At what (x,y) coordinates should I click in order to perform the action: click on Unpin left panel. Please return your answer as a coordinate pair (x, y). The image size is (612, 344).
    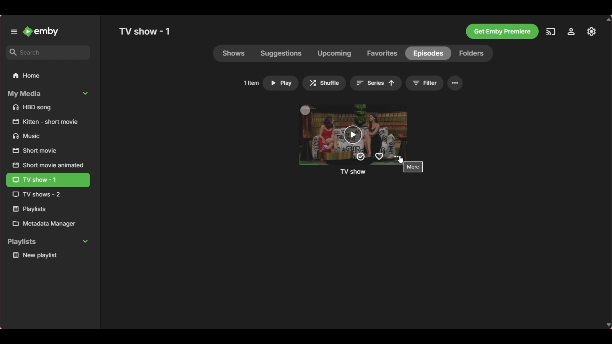
    Looking at the image, I should click on (14, 32).